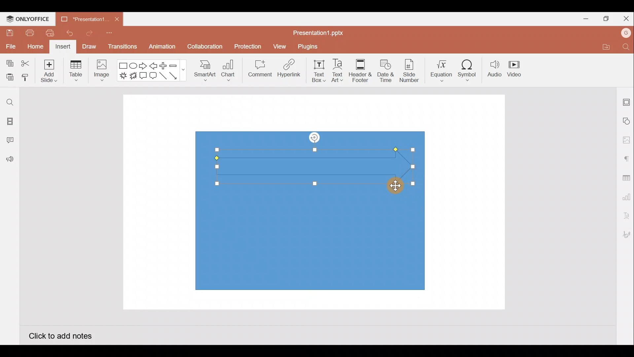 This screenshot has height=357, width=634. What do you see at coordinates (312, 46) in the screenshot?
I see `Plugins` at bounding box center [312, 46].